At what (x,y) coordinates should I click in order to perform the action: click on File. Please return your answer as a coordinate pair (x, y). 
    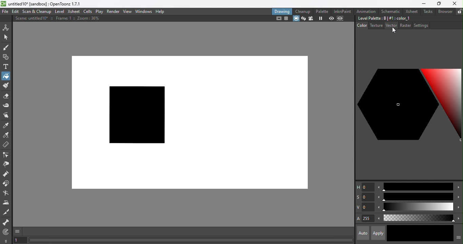
    Looking at the image, I should click on (5, 12).